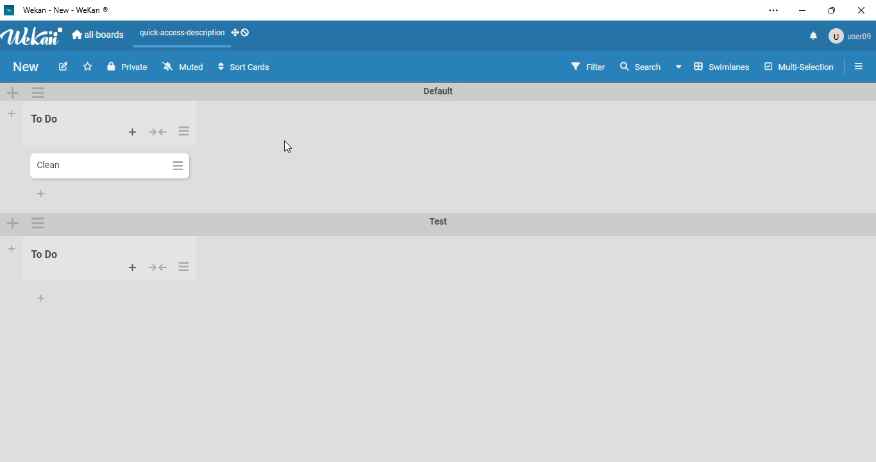  I want to click on logo, so click(10, 10).